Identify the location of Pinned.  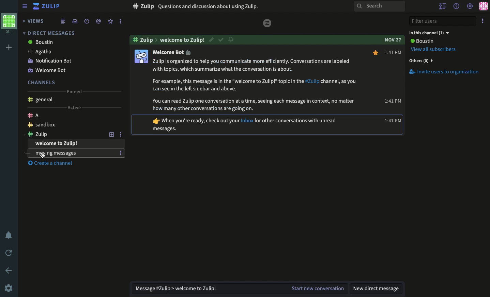
(74, 90).